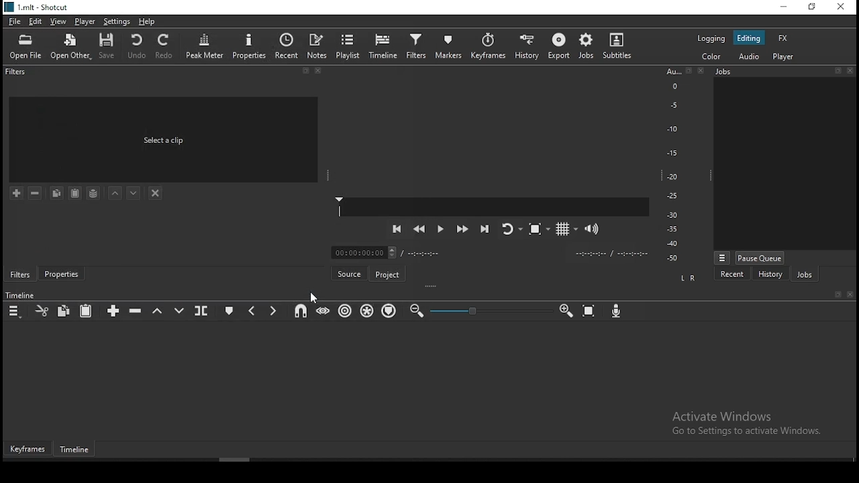 The image size is (859, 483). I want to click on copy, so click(66, 311).